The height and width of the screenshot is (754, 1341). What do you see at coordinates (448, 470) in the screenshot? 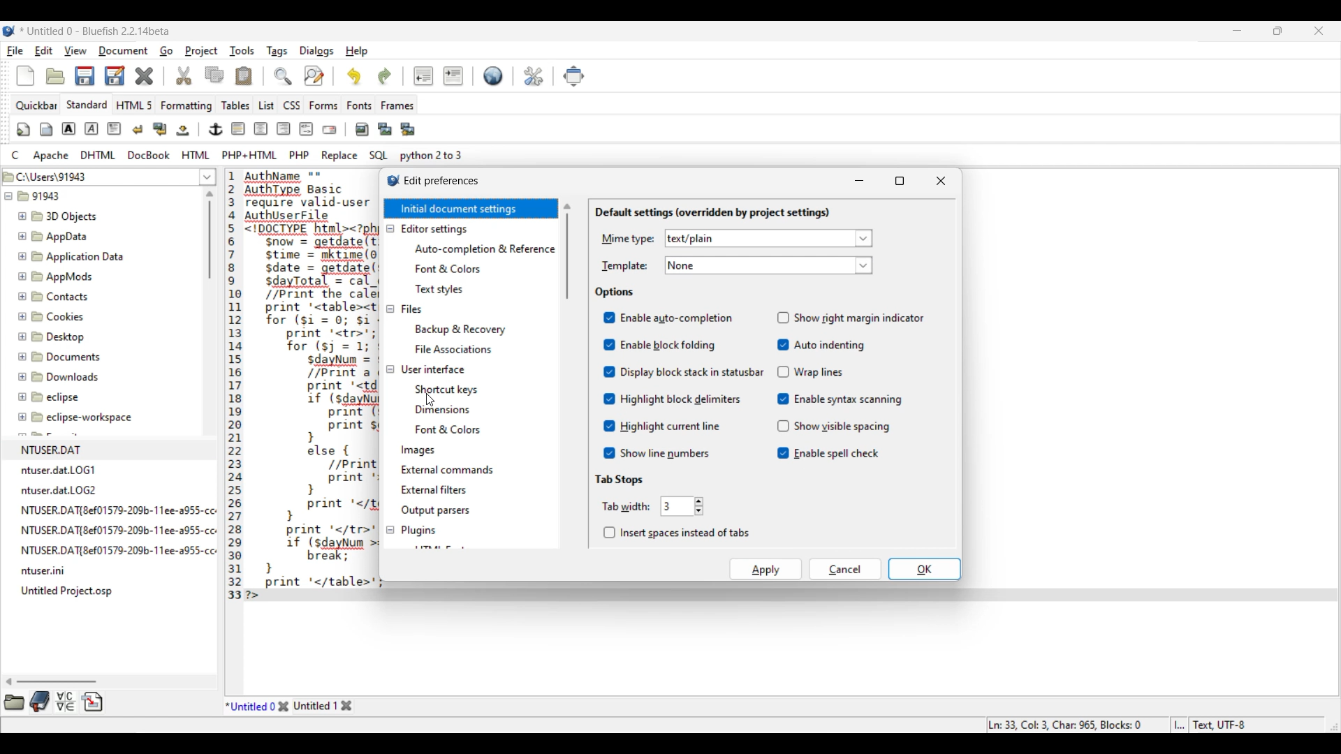
I see `External commands` at bounding box center [448, 470].